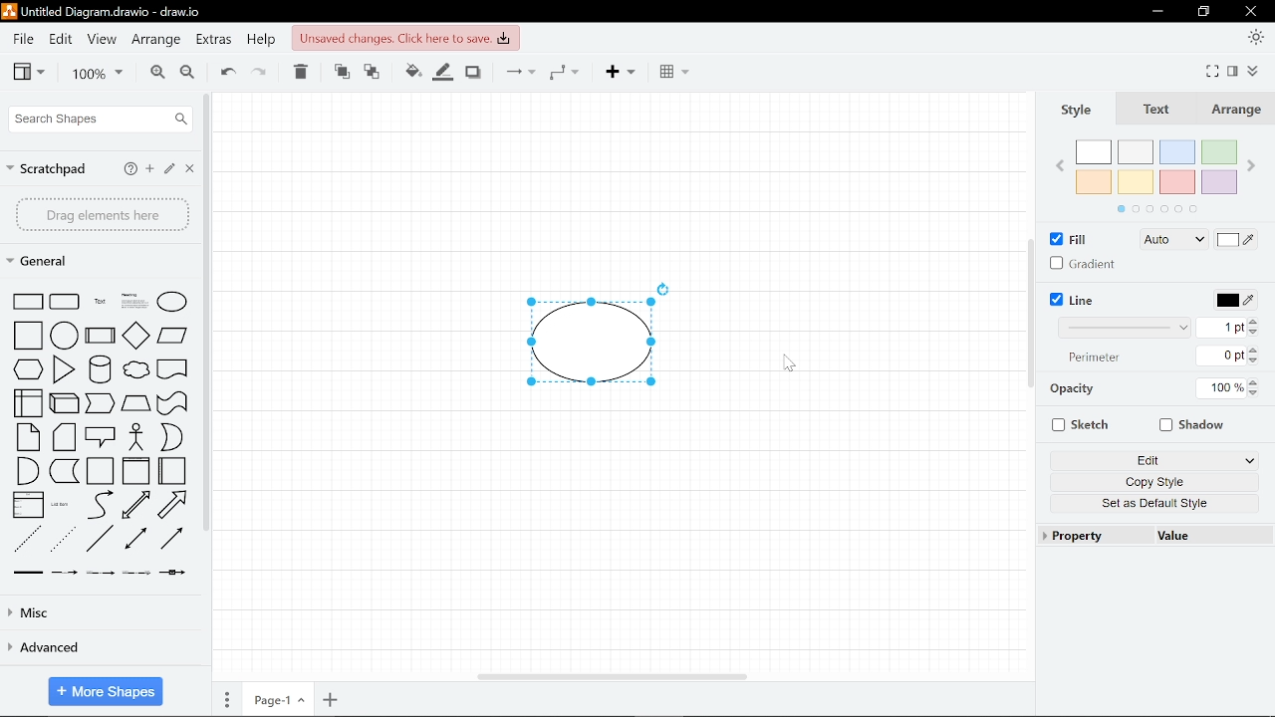 This screenshot has height=717, width=1275. What do you see at coordinates (94, 73) in the screenshot?
I see `` at bounding box center [94, 73].